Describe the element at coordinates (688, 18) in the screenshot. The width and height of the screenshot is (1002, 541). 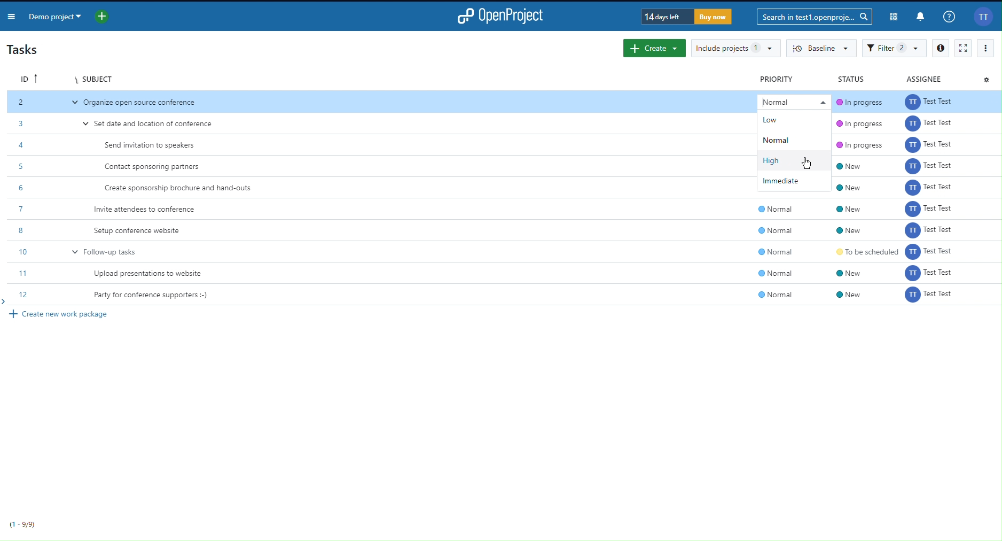
I see `Trial Timer` at that location.